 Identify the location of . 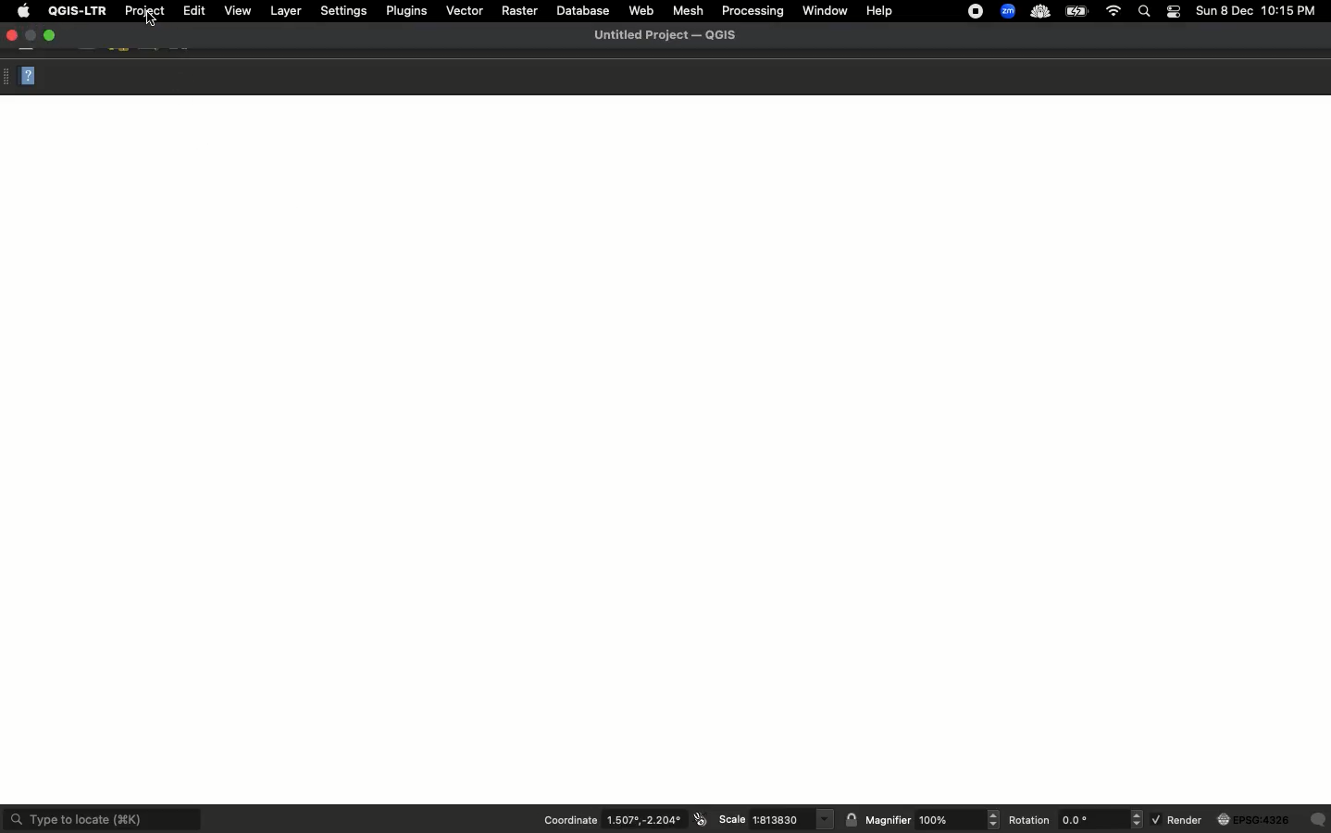
(1319, 820).